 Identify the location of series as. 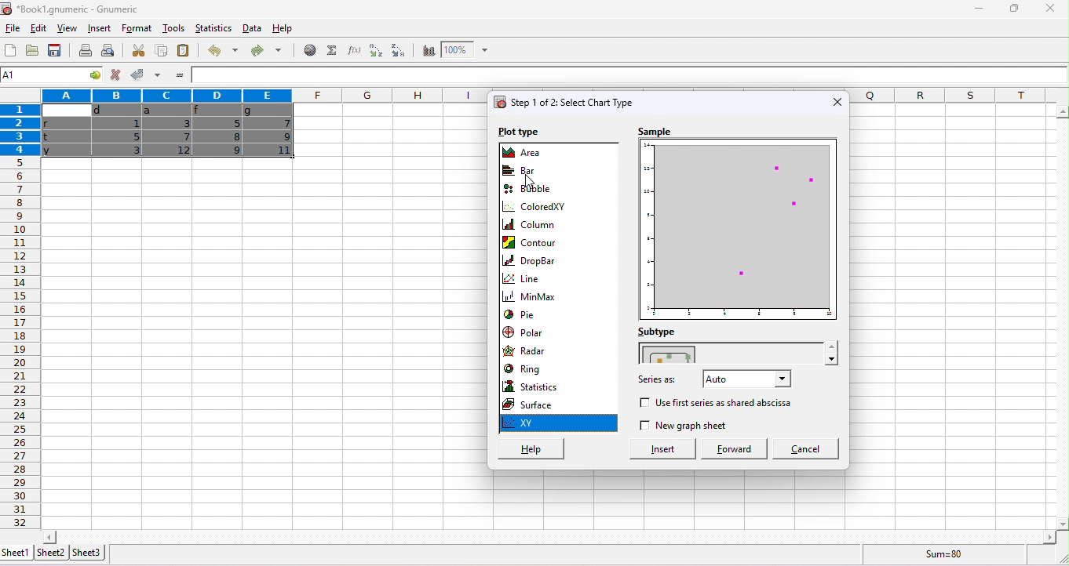
(659, 381).